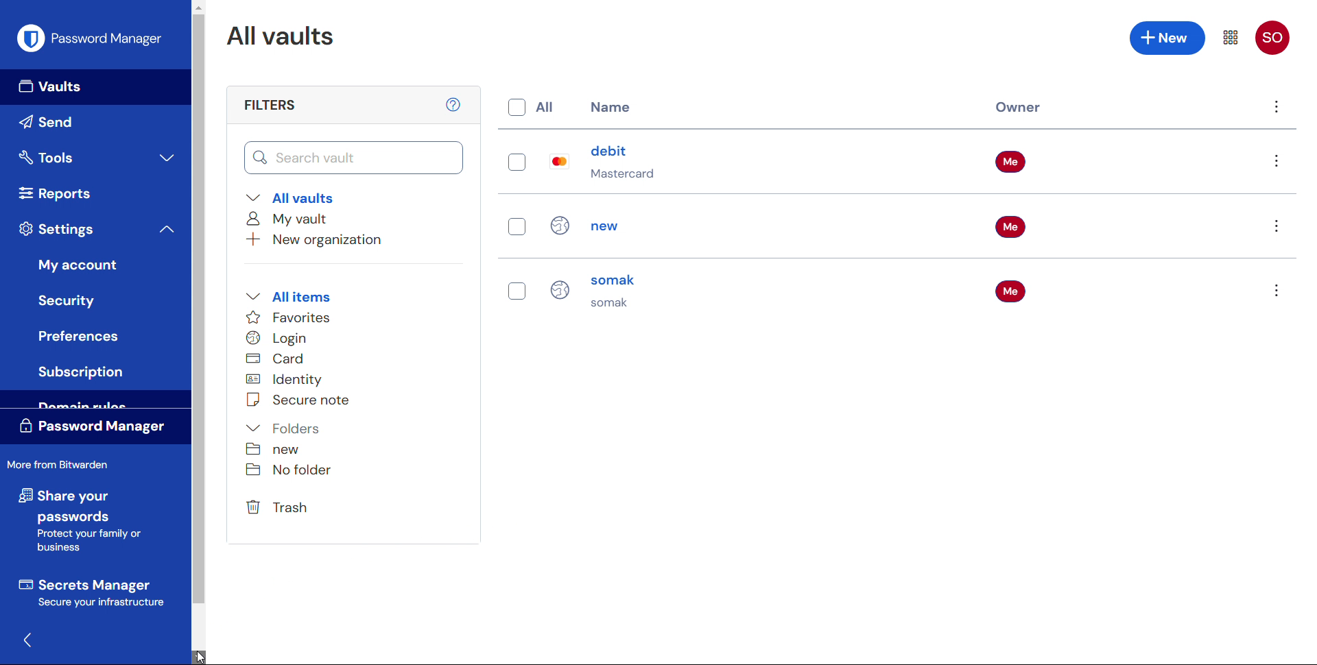 This screenshot has height=665, width=1317. Describe the element at coordinates (283, 378) in the screenshot. I see `Identity ` at that location.